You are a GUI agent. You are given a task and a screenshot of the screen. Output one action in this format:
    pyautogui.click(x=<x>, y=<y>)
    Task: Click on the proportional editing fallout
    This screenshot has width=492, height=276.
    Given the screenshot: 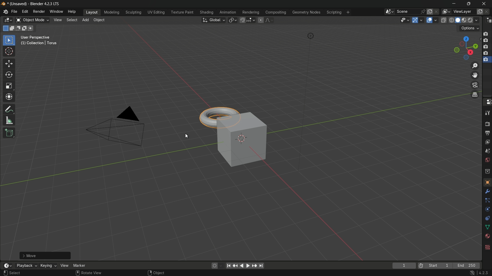 What is the action you would take?
    pyautogui.click(x=268, y=20)
    